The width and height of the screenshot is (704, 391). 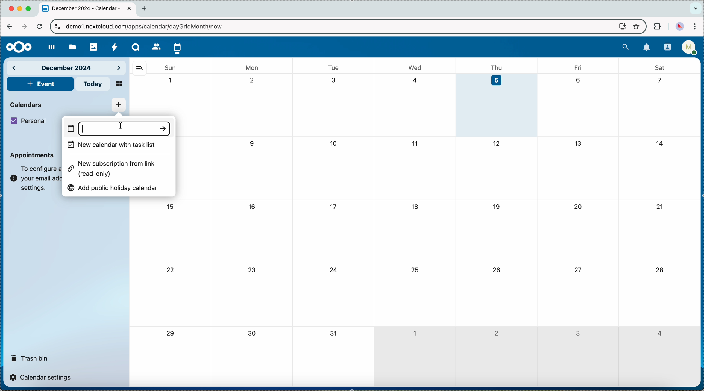 What do you see at coordinates (252, 206) in the screenshot?
I see `16` at bounding box center [252, 206].